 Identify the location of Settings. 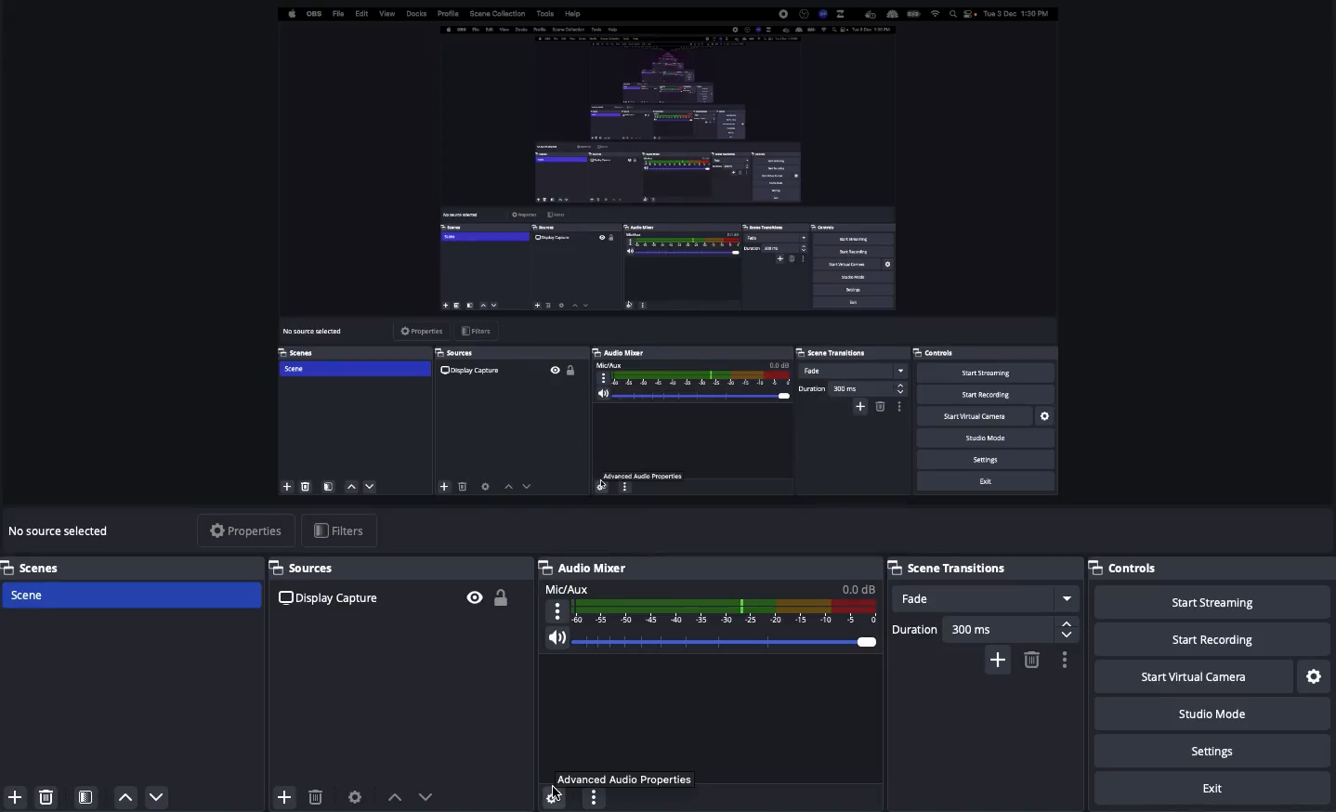
(1316, 677).